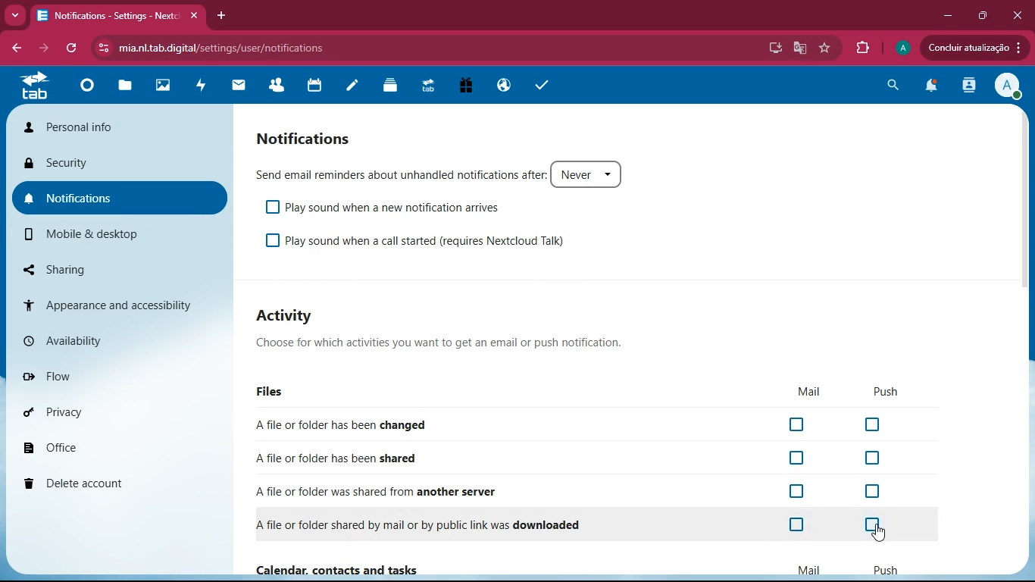 Image resolution: width=1035 pixels, height=582 pixels. I want to click on search, so click(890, 87).